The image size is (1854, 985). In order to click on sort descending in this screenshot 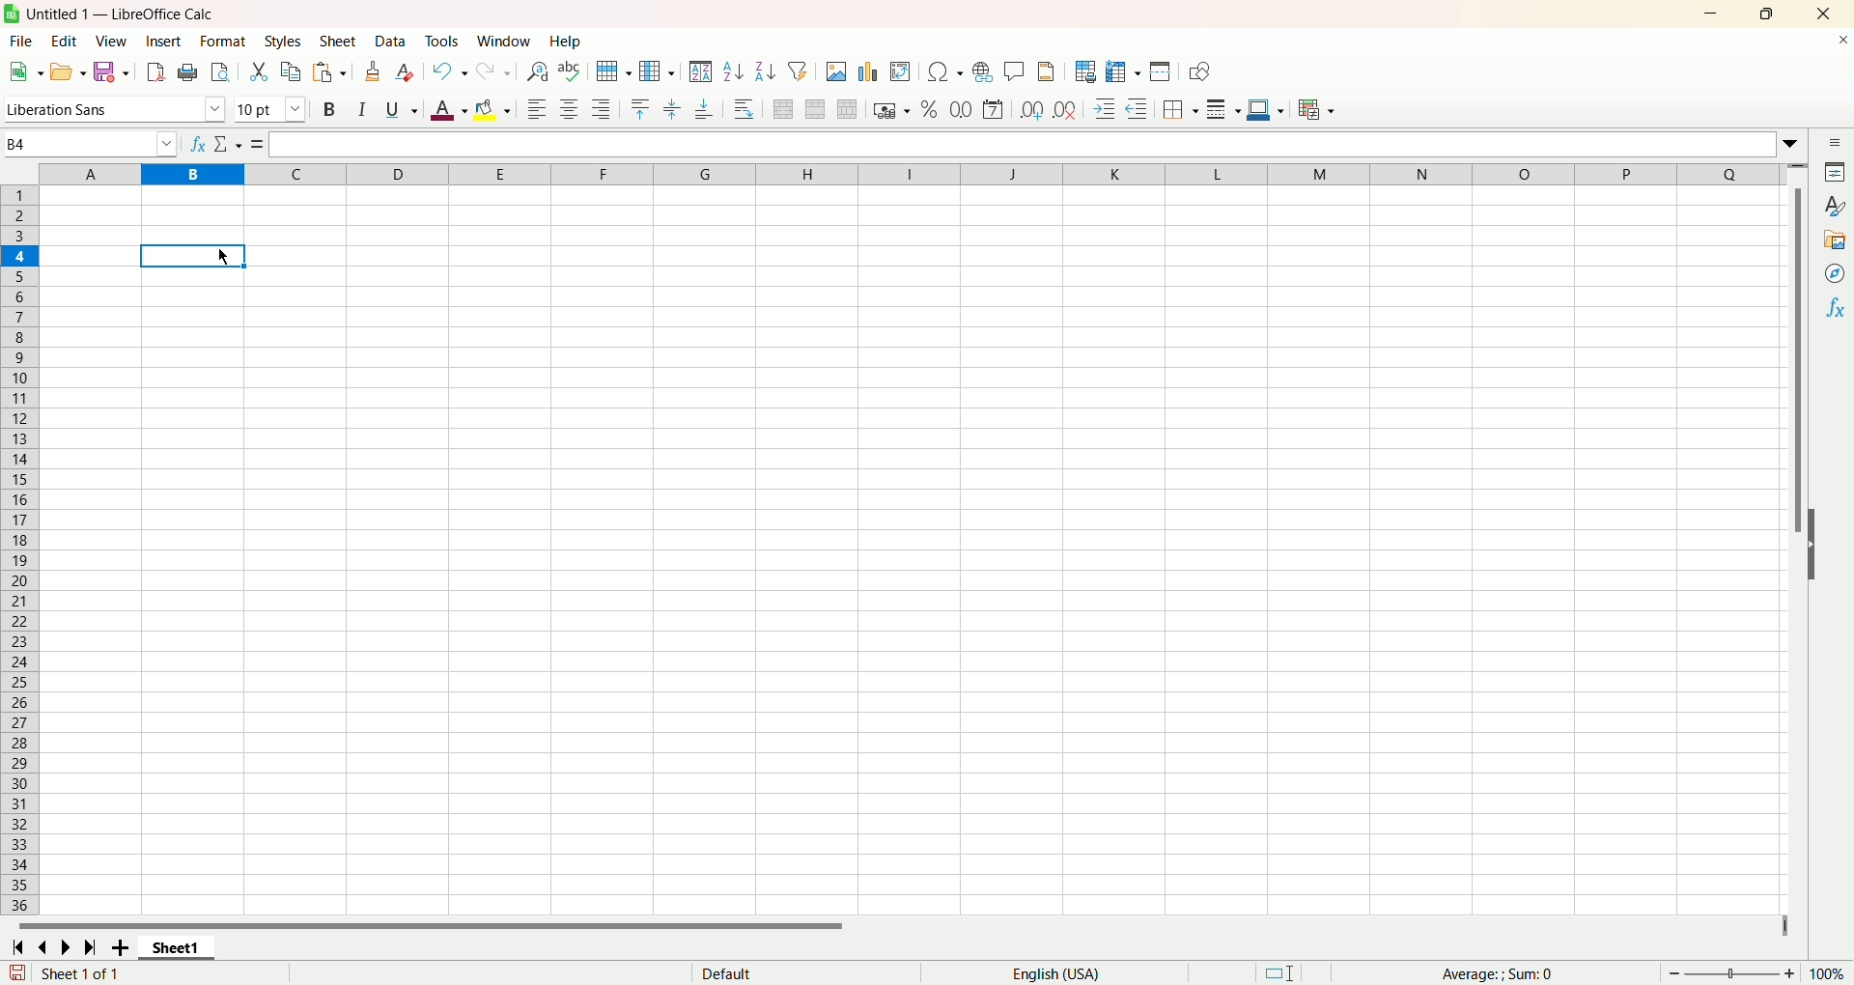, I will do `click(767, 71)`.